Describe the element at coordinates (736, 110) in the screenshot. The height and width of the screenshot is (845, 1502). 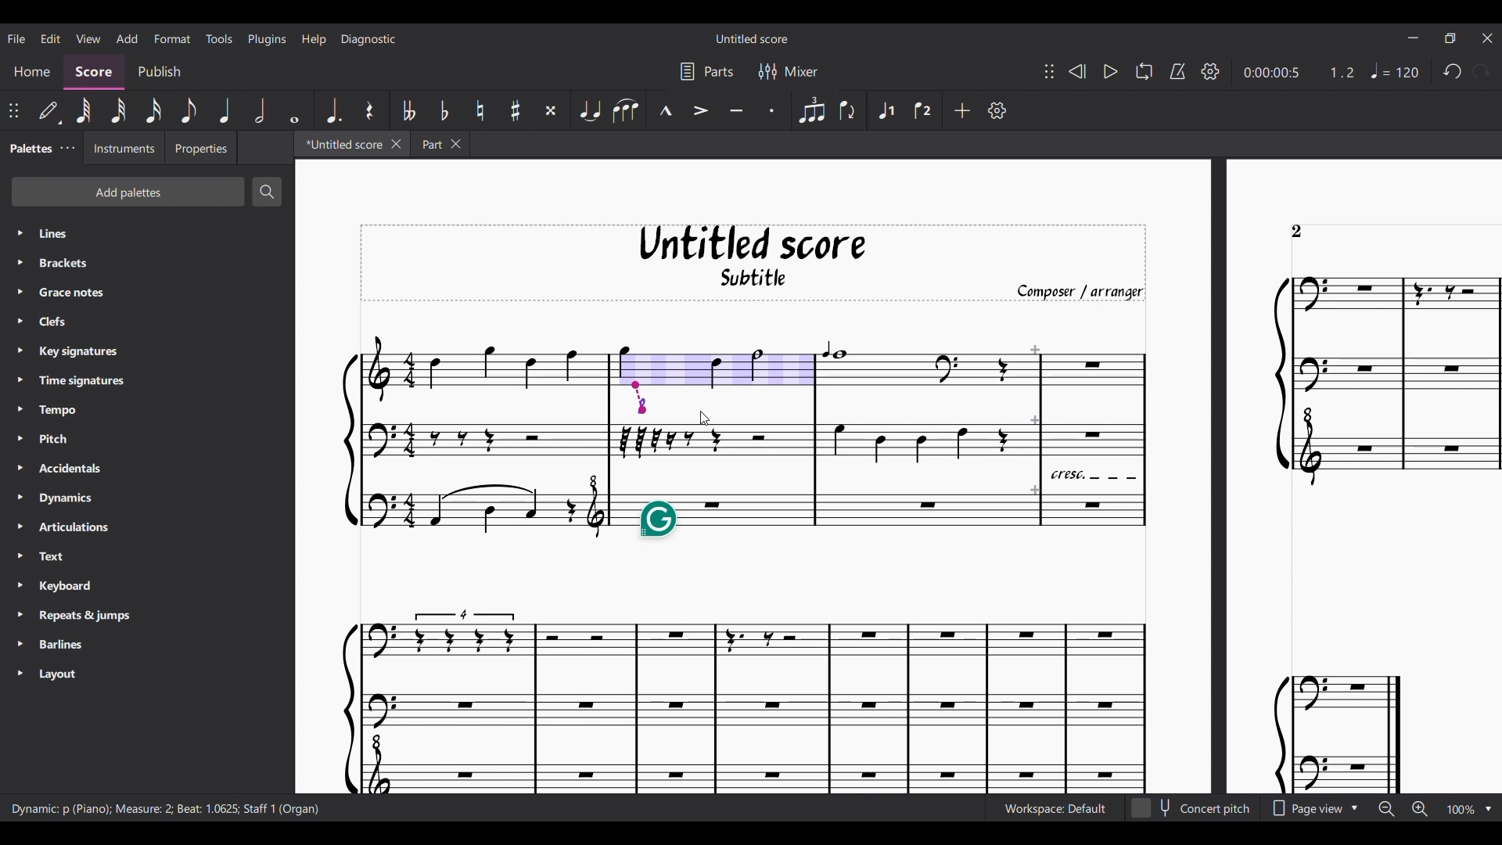
I see `Tenuto` at that location.